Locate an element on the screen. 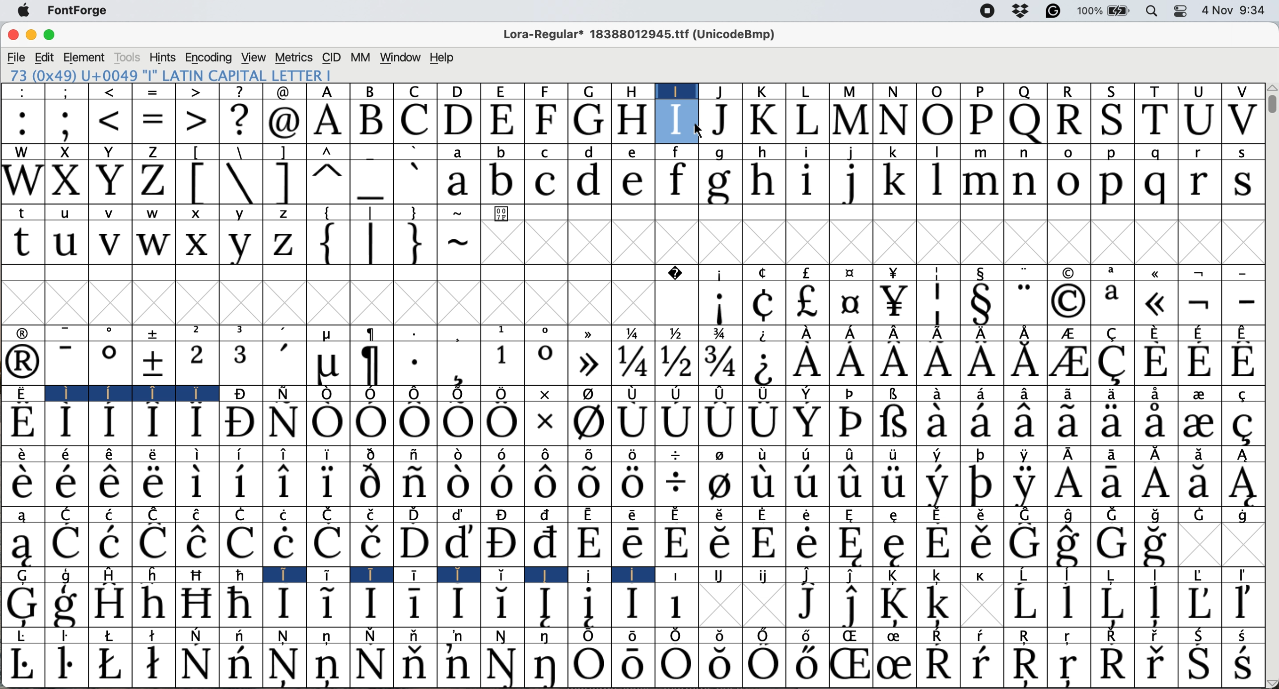 This screenshot has height=689, width=1279. G is located at coordinates (24, 576).